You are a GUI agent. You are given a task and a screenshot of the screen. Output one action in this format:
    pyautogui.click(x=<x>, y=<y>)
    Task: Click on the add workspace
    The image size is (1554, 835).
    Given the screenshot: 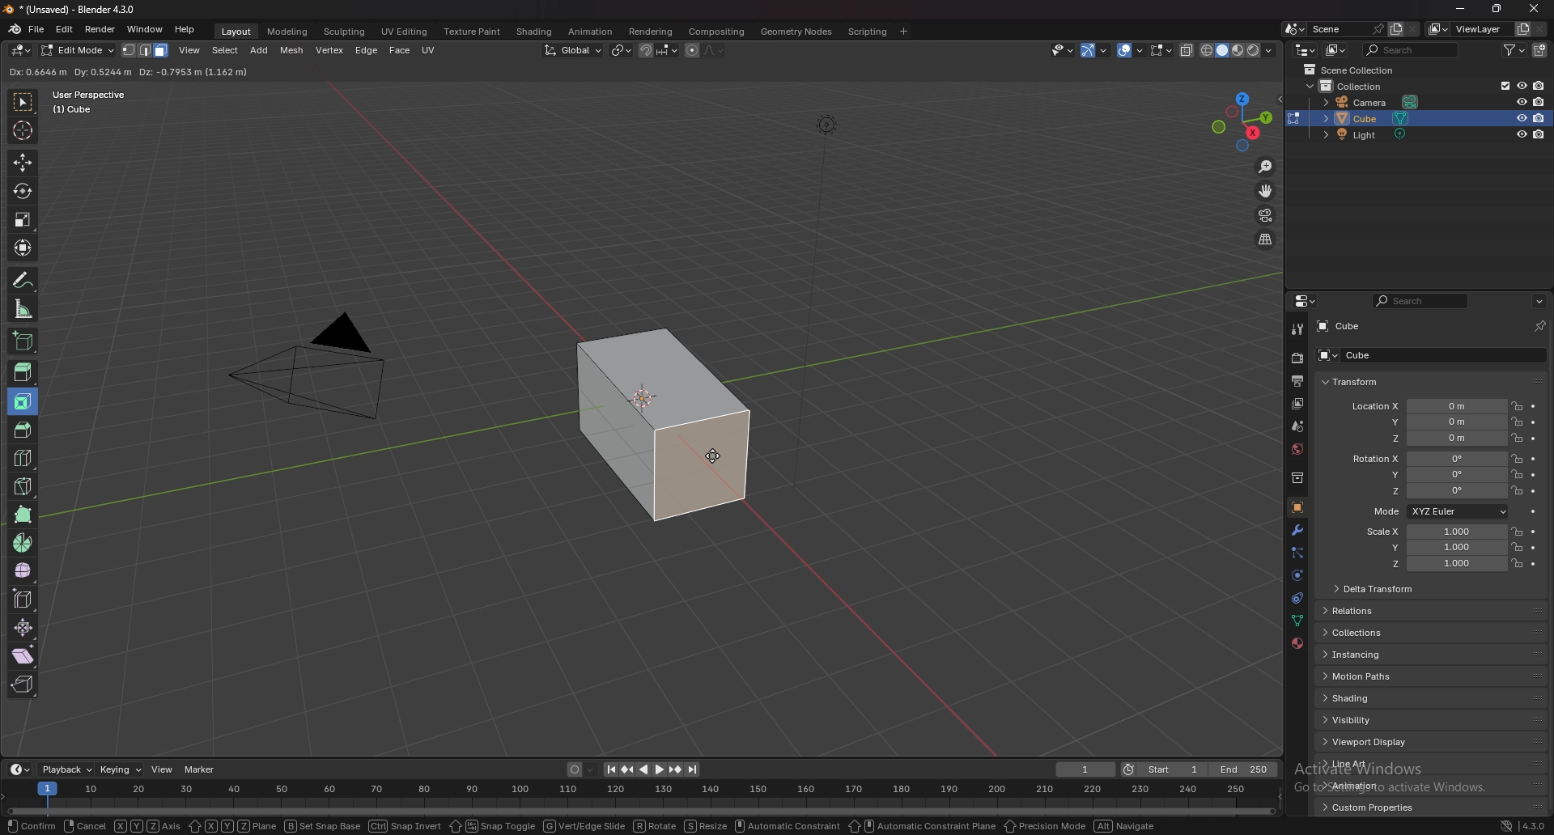 What is the action you would take?
    pyautogui.click(x=903, y=32)
    